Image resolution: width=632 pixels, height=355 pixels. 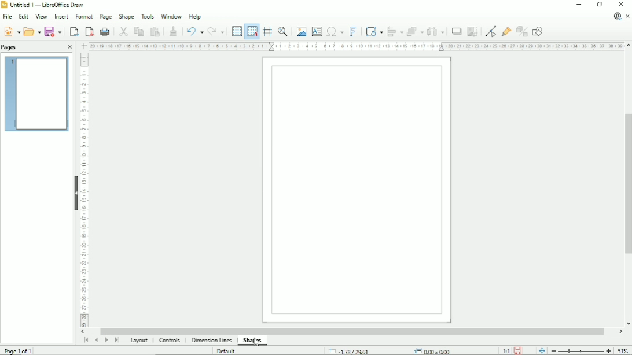 What do you see at coordinates (236, 31) in the screenshot?
I see `Display grid` at bounding box center [236, 31].